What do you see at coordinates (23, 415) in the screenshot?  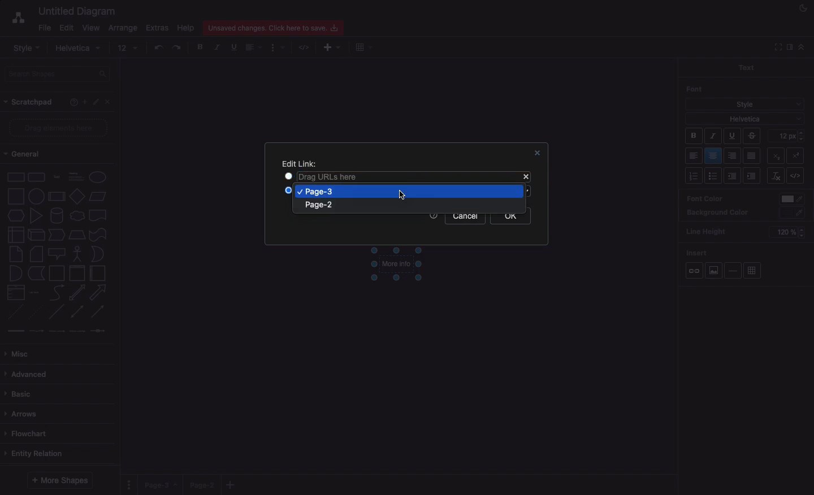 I see `Arrows` at bounding box center [23, 415].